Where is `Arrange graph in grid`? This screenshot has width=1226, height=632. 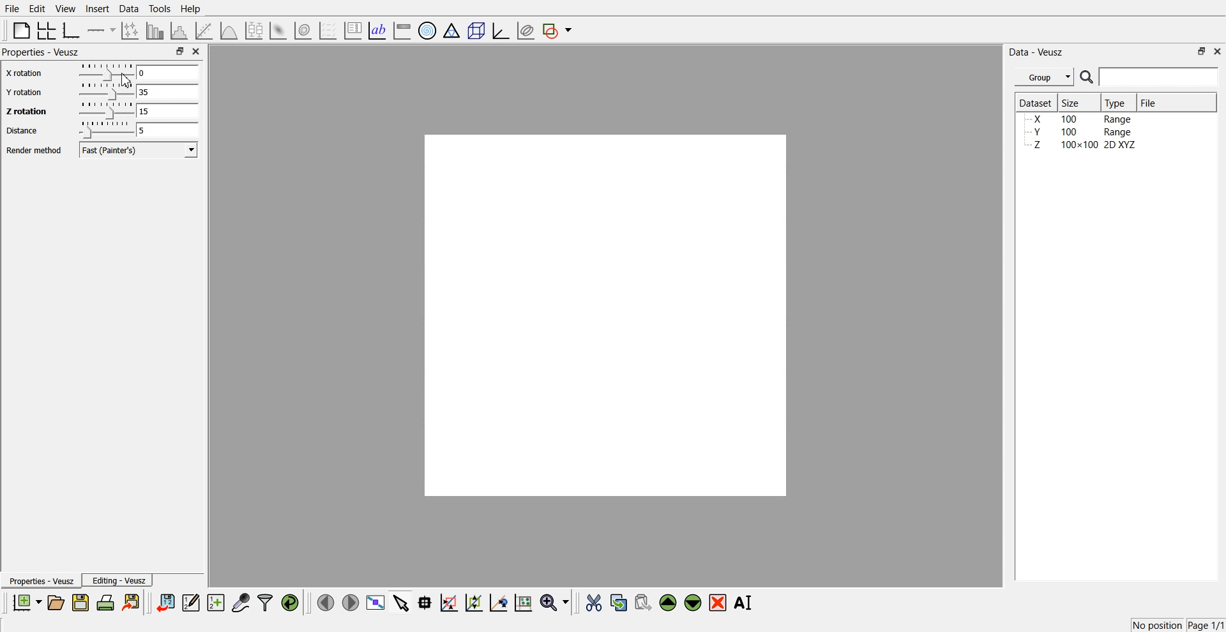 Arrange graph in grid is located at coordinates (47, 31).